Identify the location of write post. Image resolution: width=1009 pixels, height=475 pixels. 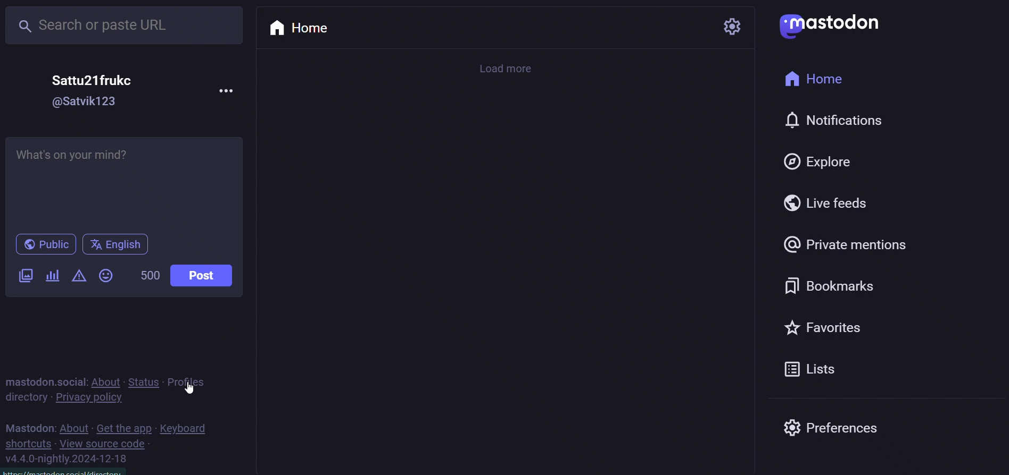
(120, 181).